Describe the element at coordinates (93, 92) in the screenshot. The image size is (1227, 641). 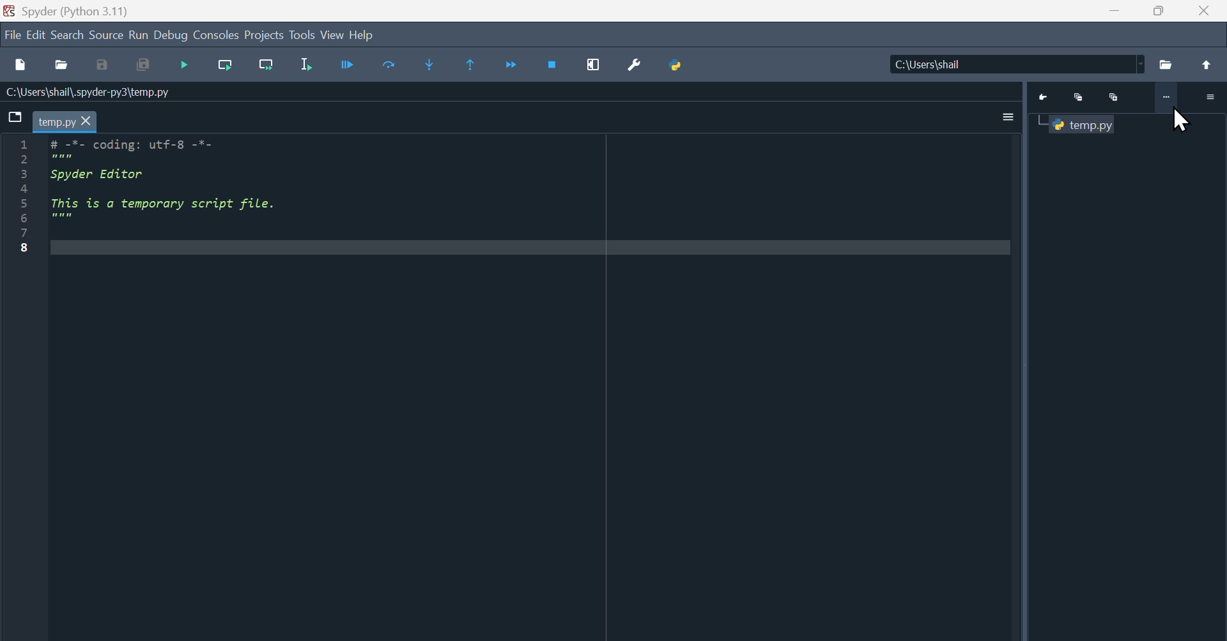
I see `C:\Users\shail\.spyder-py3\temp.py` at that location.